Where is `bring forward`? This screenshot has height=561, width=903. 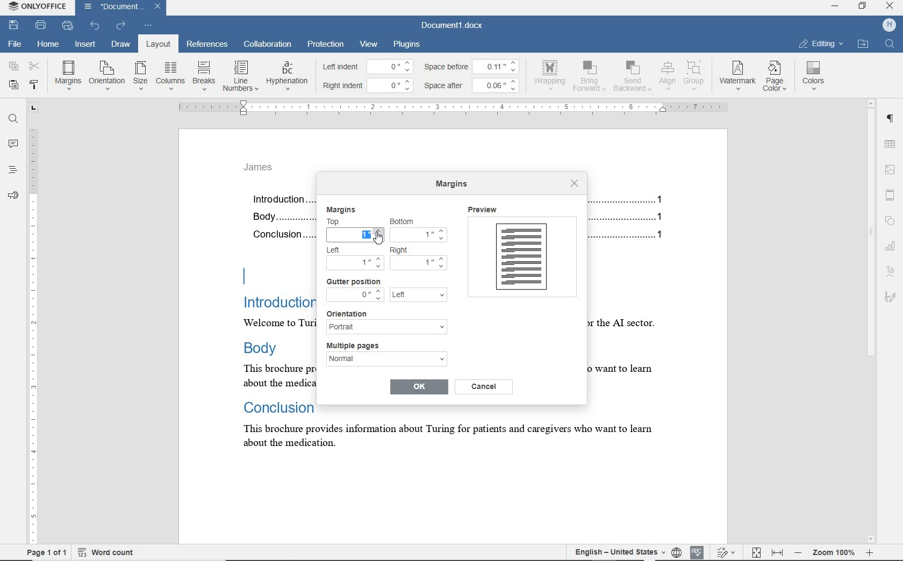 bring forward is located at coordinates (591, 78).